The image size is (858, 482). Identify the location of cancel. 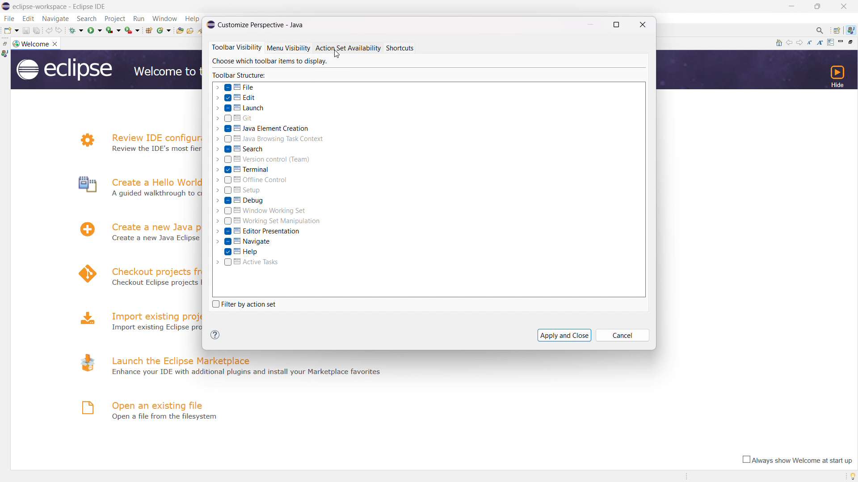
(623, 335).